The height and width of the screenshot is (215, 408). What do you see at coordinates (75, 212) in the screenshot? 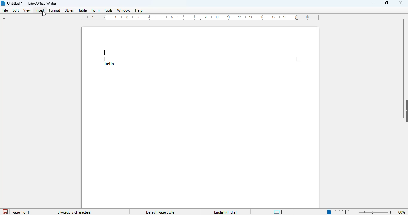
I see `3 words, 7 characters` at bounding box center [75, 212].